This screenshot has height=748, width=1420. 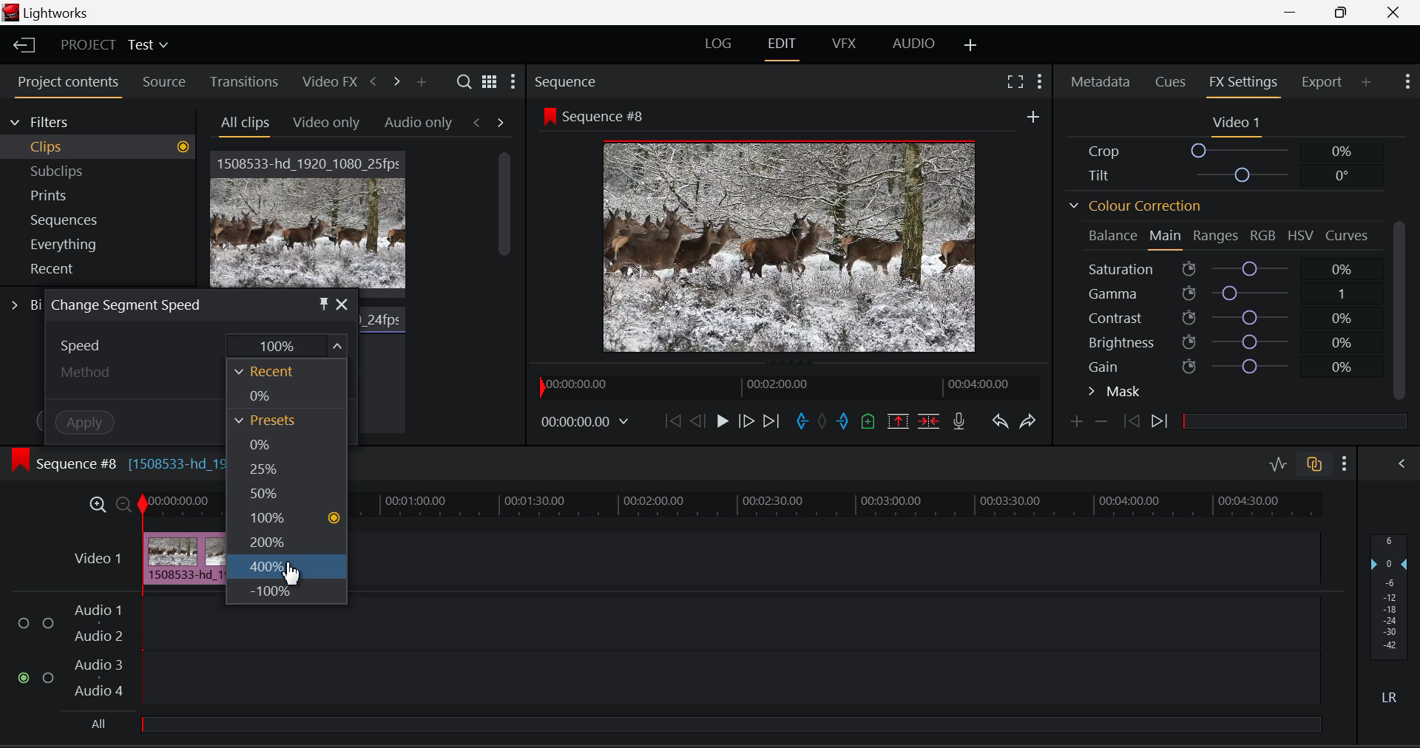 What do you see at coordinates (729, 624) in the screenshot?
I see `Audio Input Field` at bounding box center [729, 624].